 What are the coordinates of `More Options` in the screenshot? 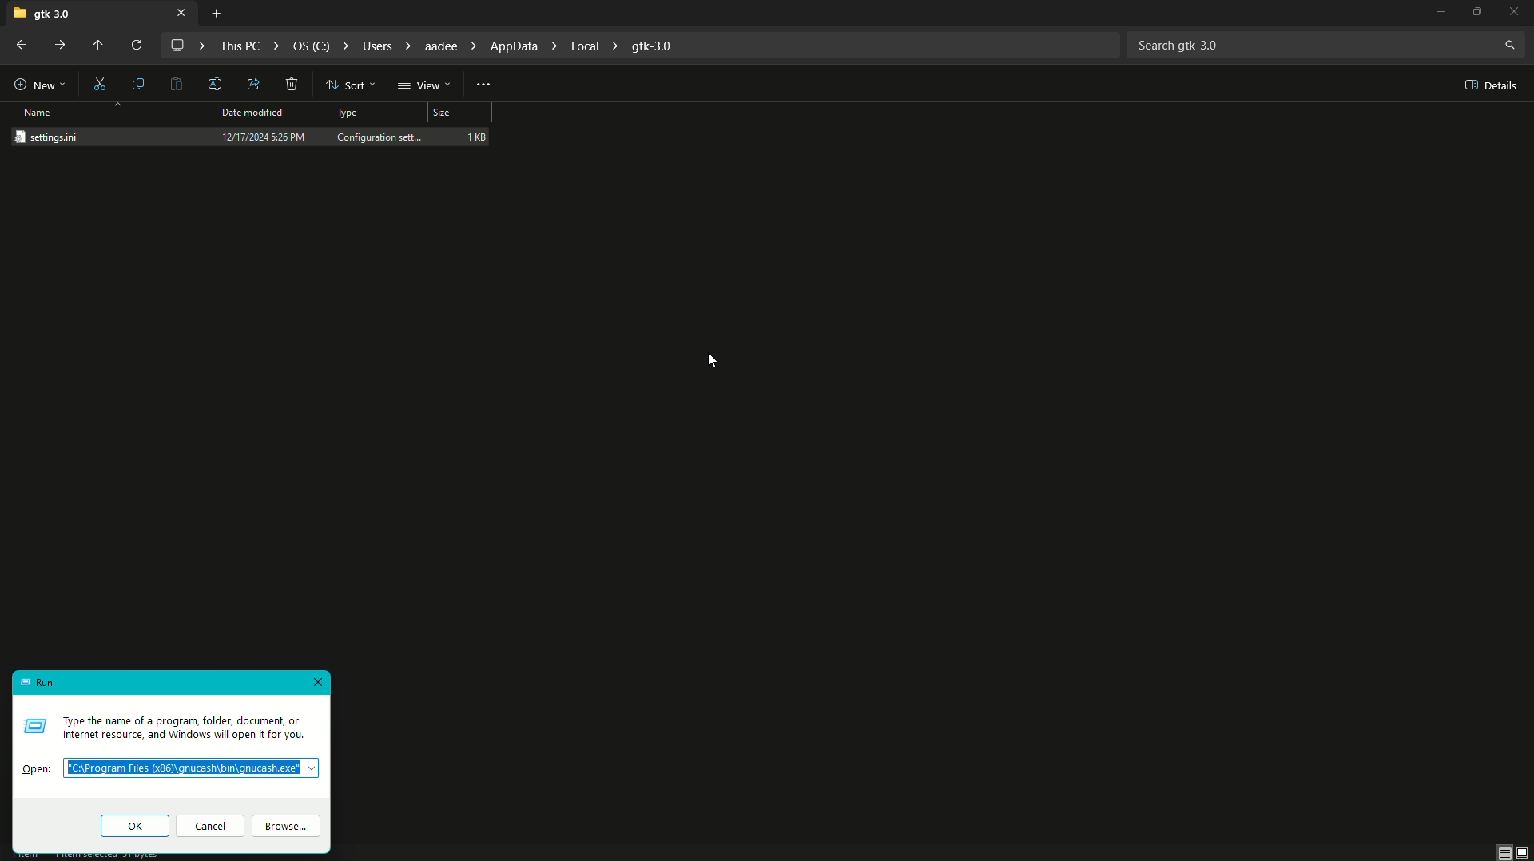 It's located at (484, 83).